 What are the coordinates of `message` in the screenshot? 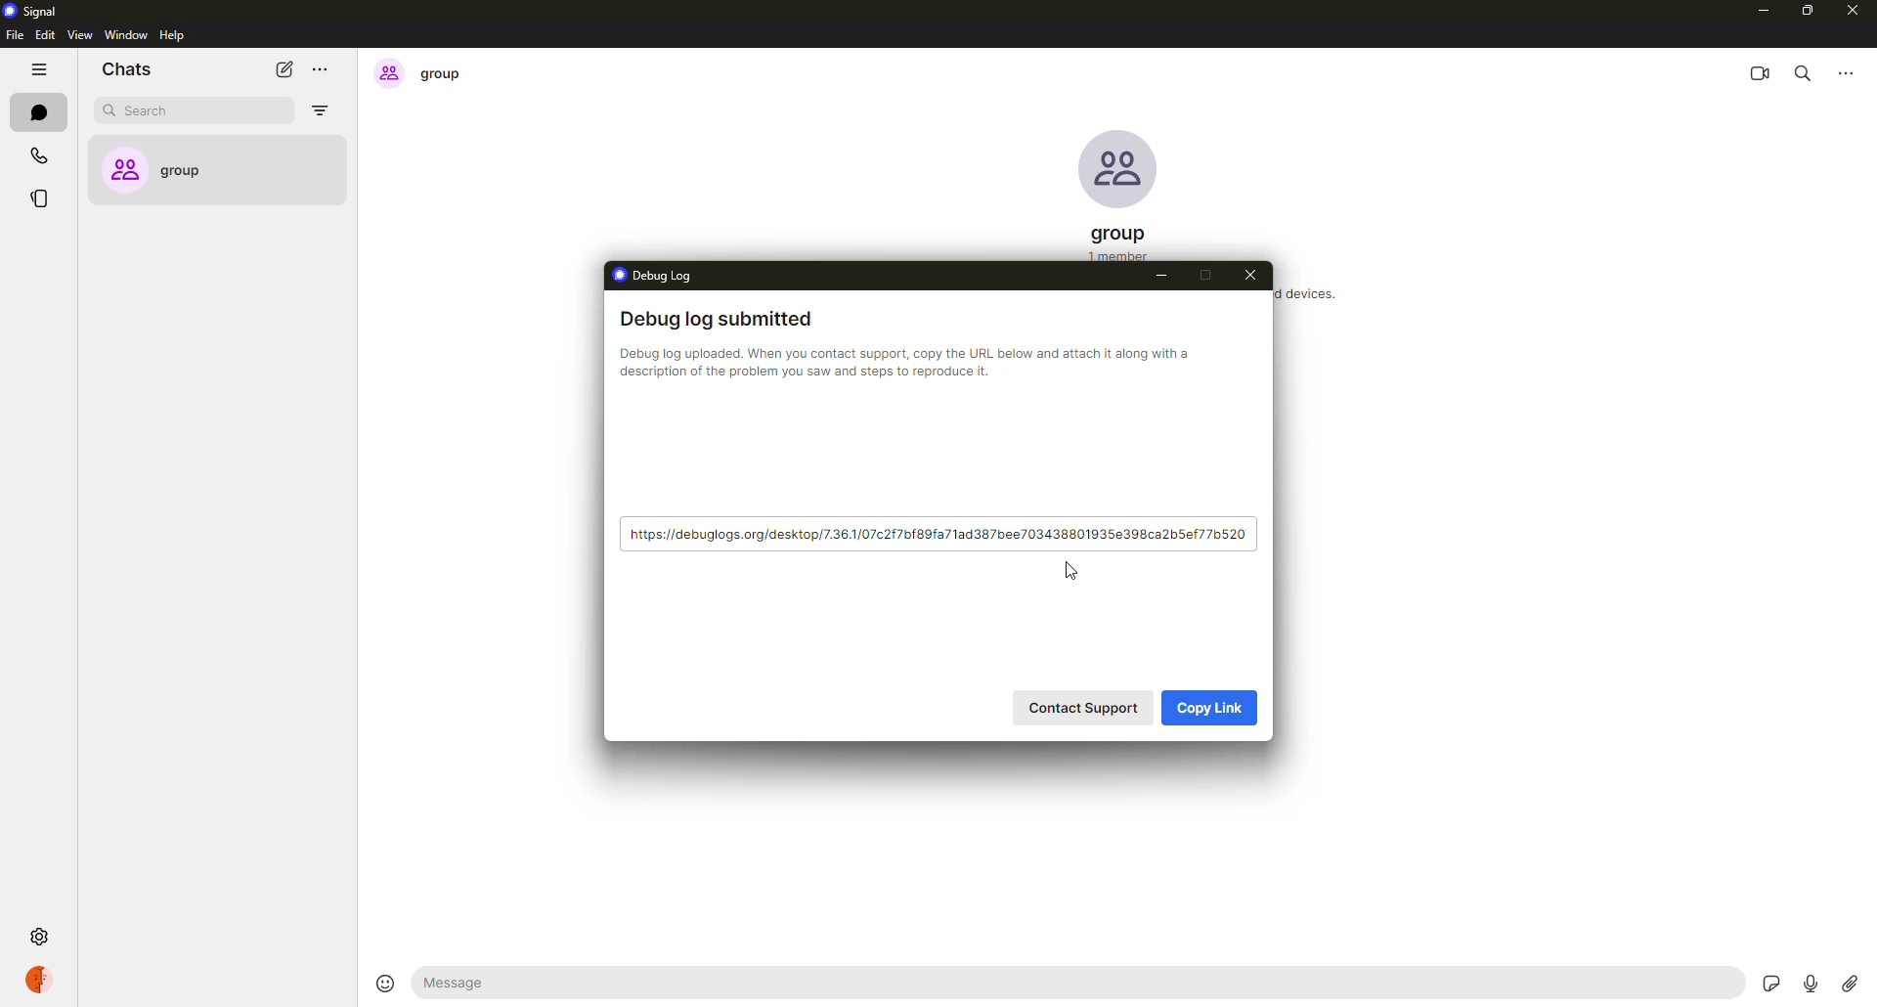 It's located at (537, 982).